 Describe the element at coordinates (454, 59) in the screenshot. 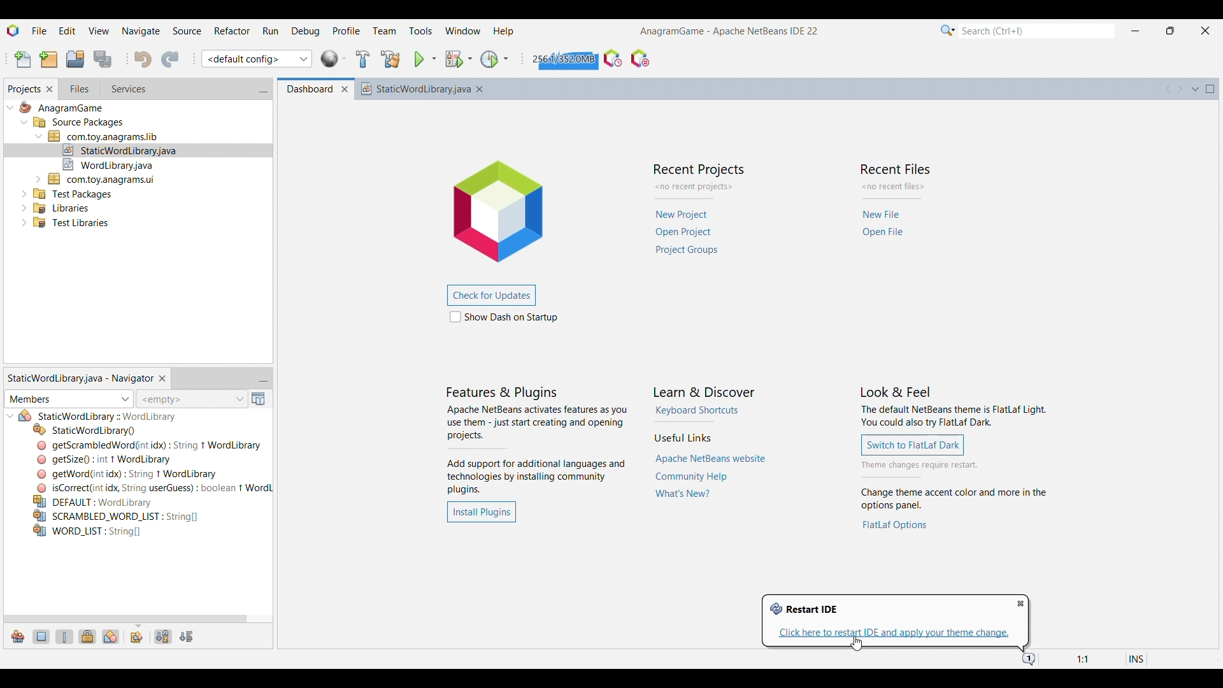

I see `Debug project selection` at that location.